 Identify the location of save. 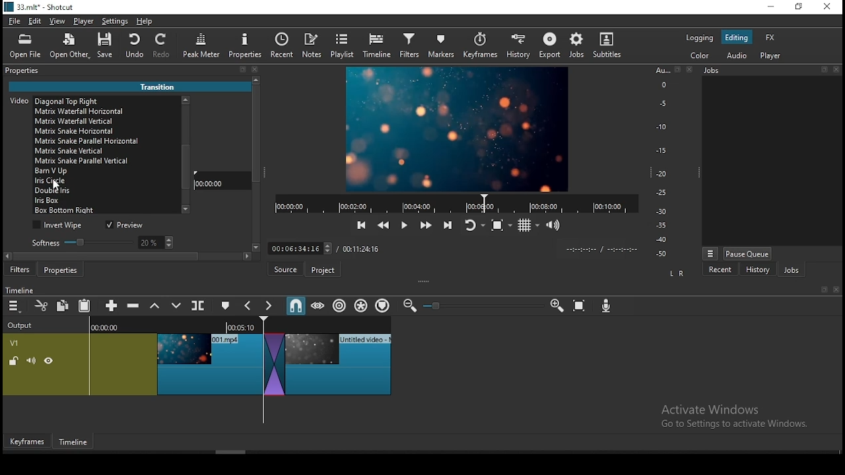
(108, 47).